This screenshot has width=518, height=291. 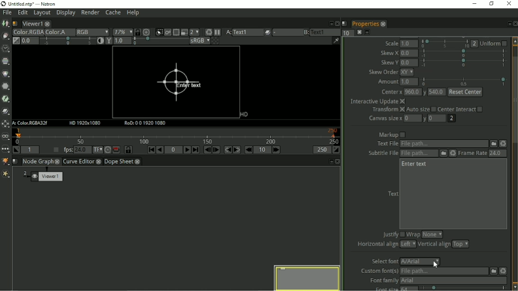 I want to click on Show/hide information bar, so click(x=336, y=40).